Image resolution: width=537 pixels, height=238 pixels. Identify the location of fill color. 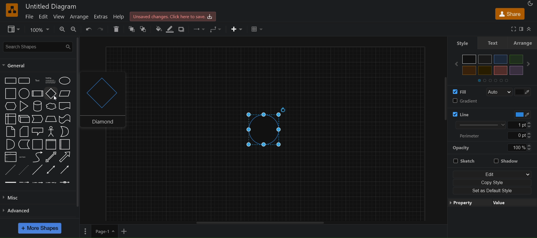
(458, 91).